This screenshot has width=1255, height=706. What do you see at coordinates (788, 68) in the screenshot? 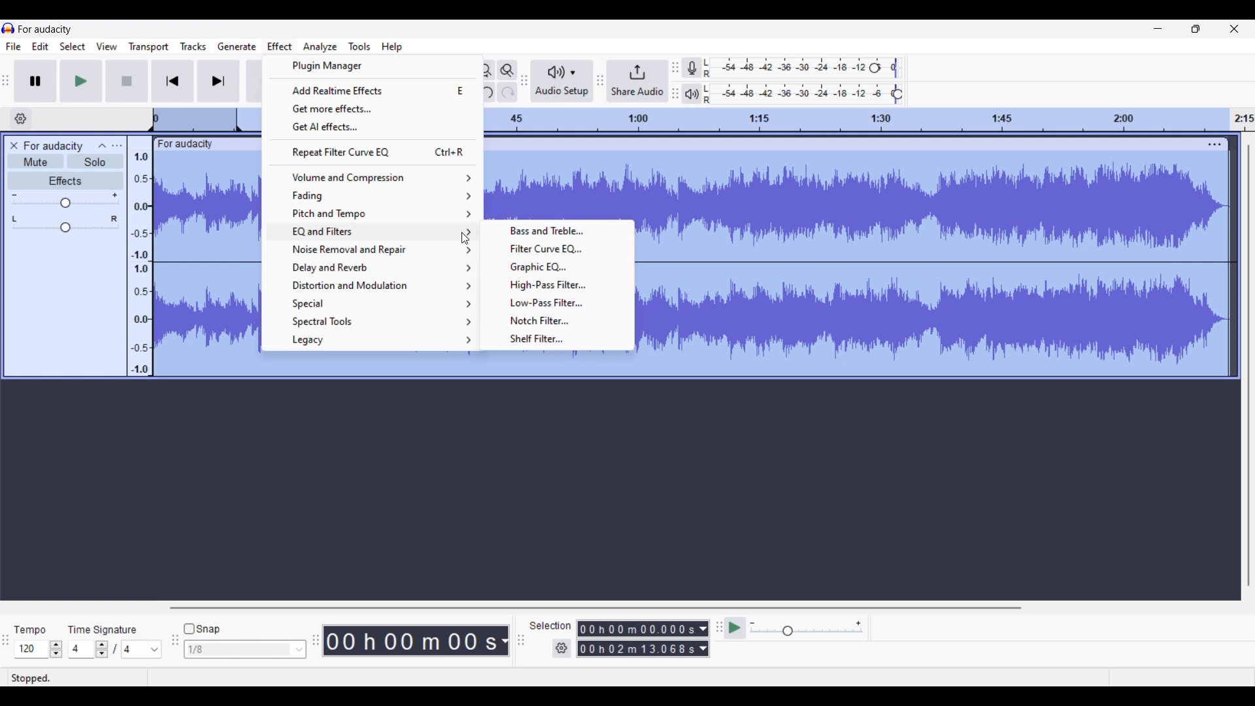
I see `Recording level` at bounding box center [788, 68].